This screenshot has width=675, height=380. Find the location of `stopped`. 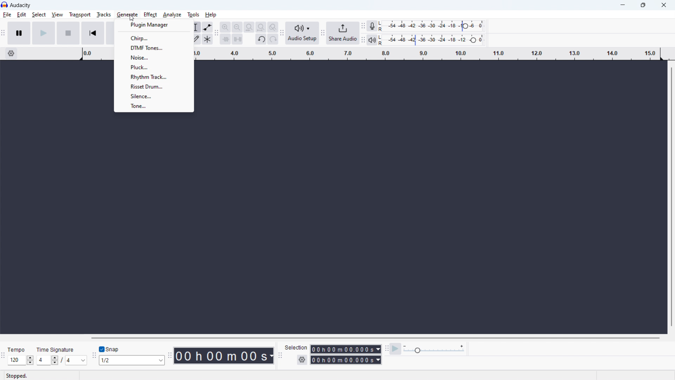

stopped is located at coordinates (20, 376).